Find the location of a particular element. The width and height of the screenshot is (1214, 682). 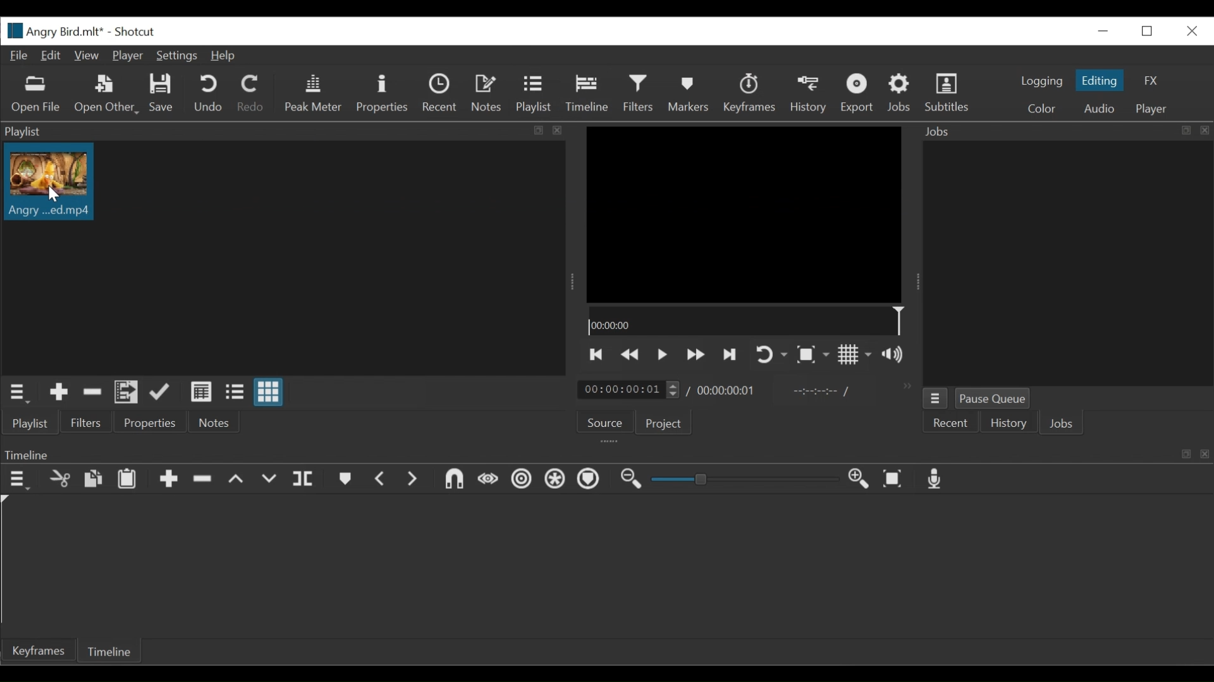

Remove cut is located at coordinates (92, 393).